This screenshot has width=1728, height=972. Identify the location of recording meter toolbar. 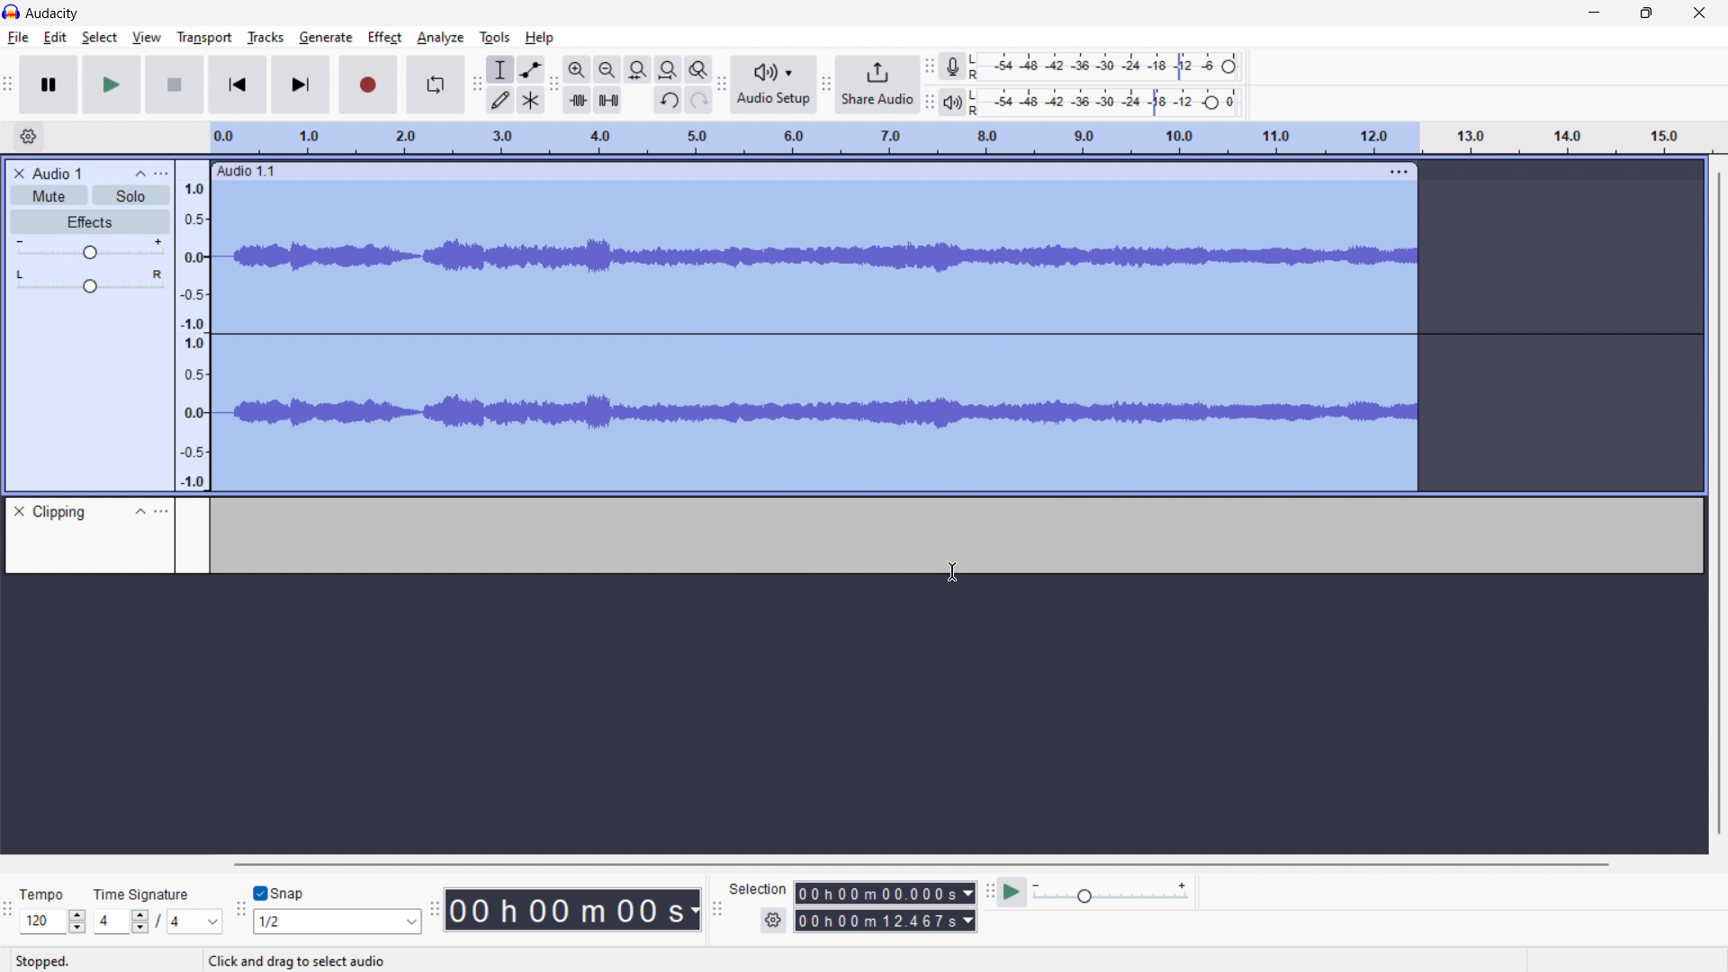
(928, 68).